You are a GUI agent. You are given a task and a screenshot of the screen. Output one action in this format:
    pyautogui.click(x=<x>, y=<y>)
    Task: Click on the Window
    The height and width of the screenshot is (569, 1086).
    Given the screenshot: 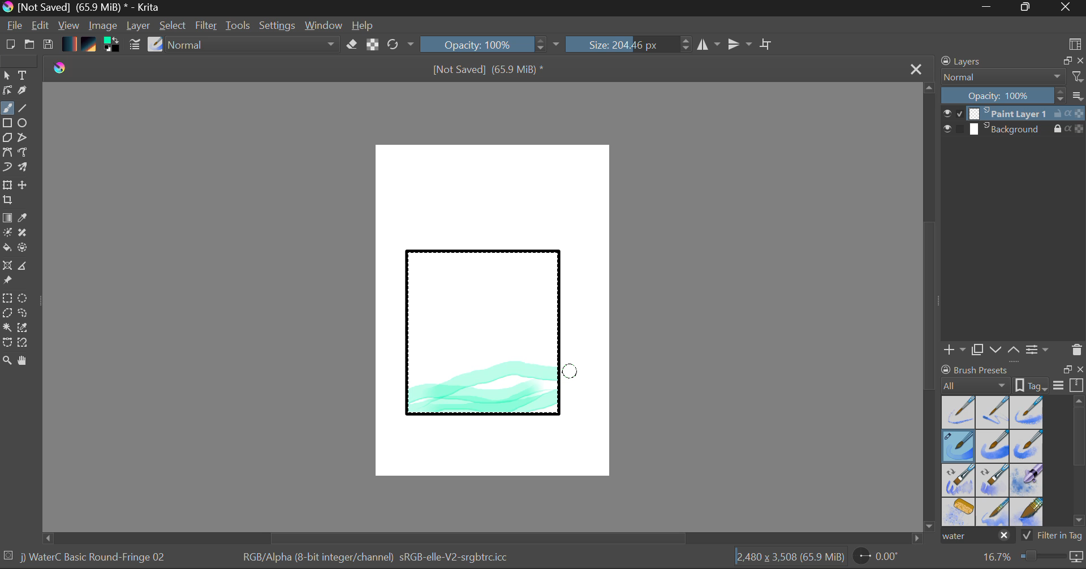 What is the action you would take?
    pyautogui.click(x=325, y=25)
    